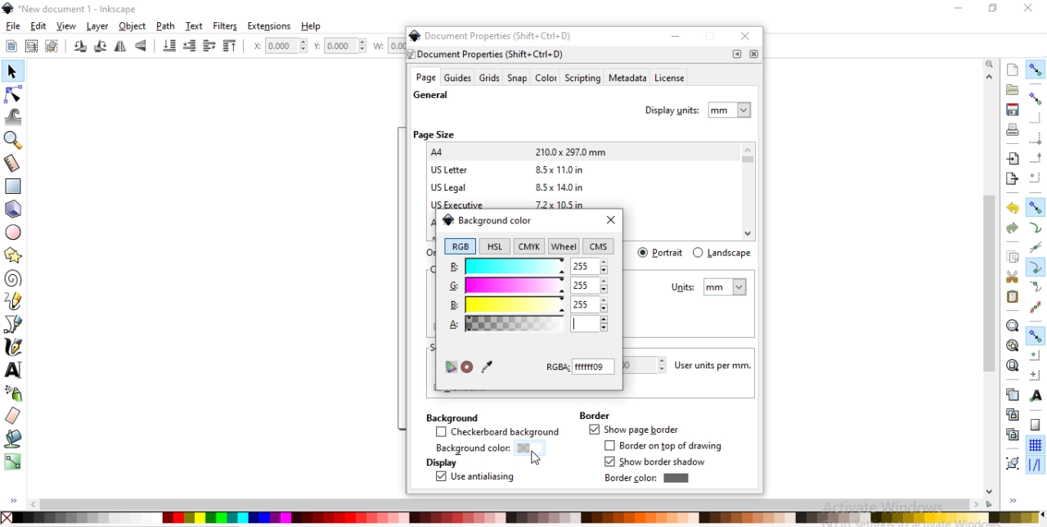  Describe the element at coordinates (676, 36) in the screenshot. I see `minimize` at that location.